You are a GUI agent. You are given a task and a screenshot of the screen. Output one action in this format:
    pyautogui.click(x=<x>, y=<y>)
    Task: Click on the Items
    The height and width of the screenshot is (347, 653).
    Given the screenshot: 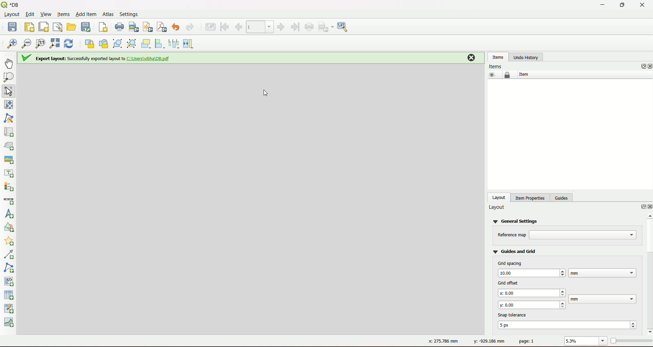 What is the action you would take?
    pyautogui.click(x=63, y=15)
    